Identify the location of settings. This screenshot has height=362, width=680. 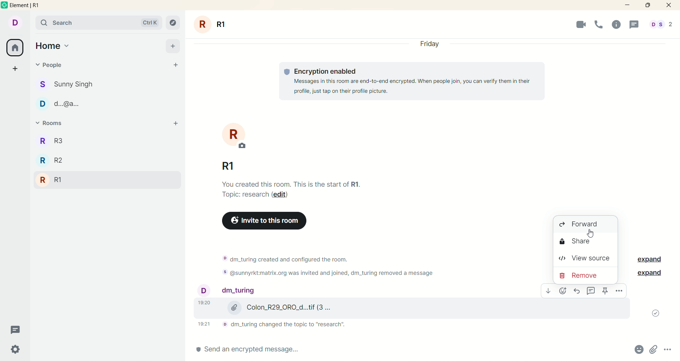
(16, 350).